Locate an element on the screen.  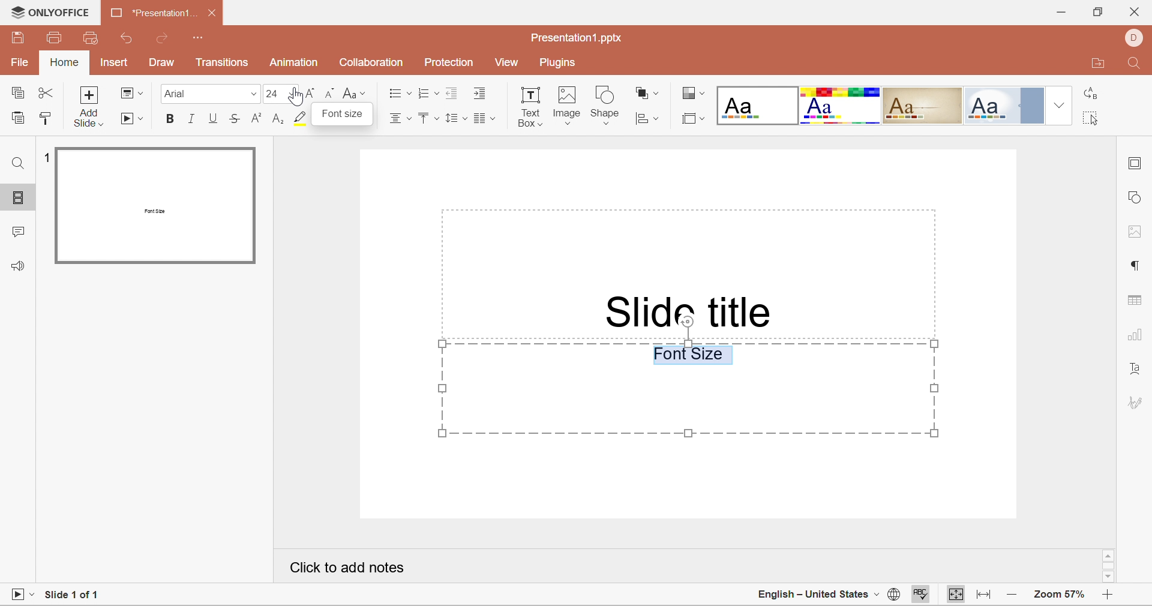
Decrease indent is located at coordinates (452, 94).